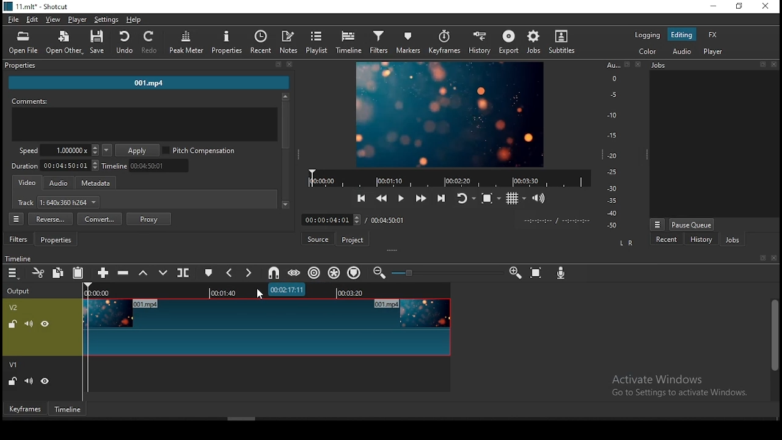 This screenshot has width=782, height=440. I want to click on file, so click(12, 19).